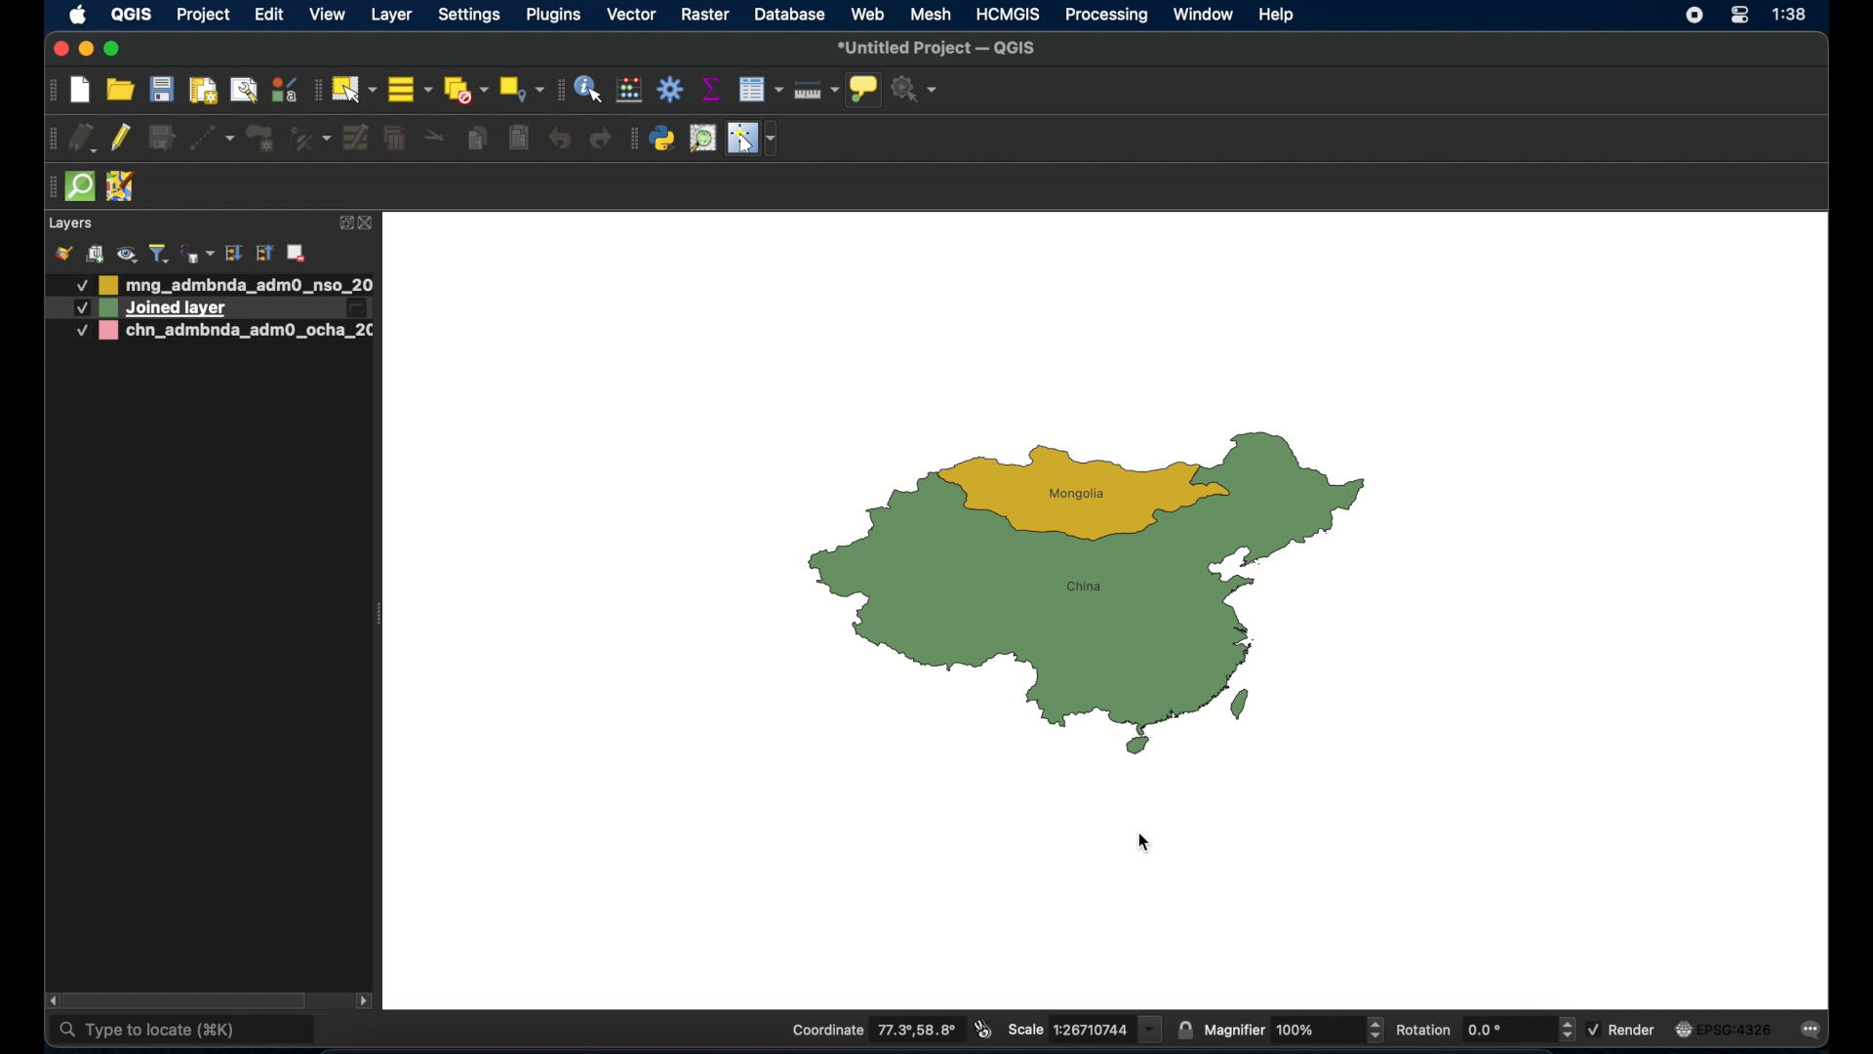  What do you see at coordinates (633, 139) in the screenshot?
I see `plugins toolbar` at bounding box center [633, 139].